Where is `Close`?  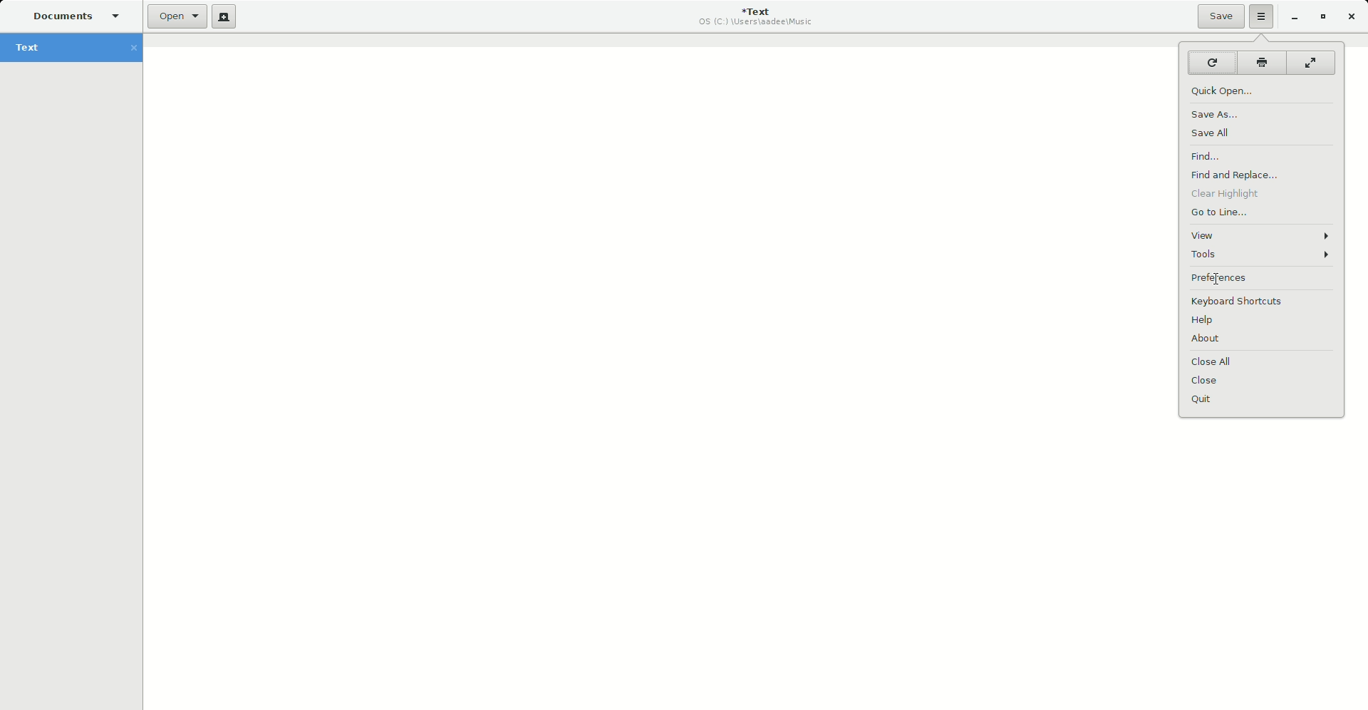 Close is located at coordinates (1352, 17).